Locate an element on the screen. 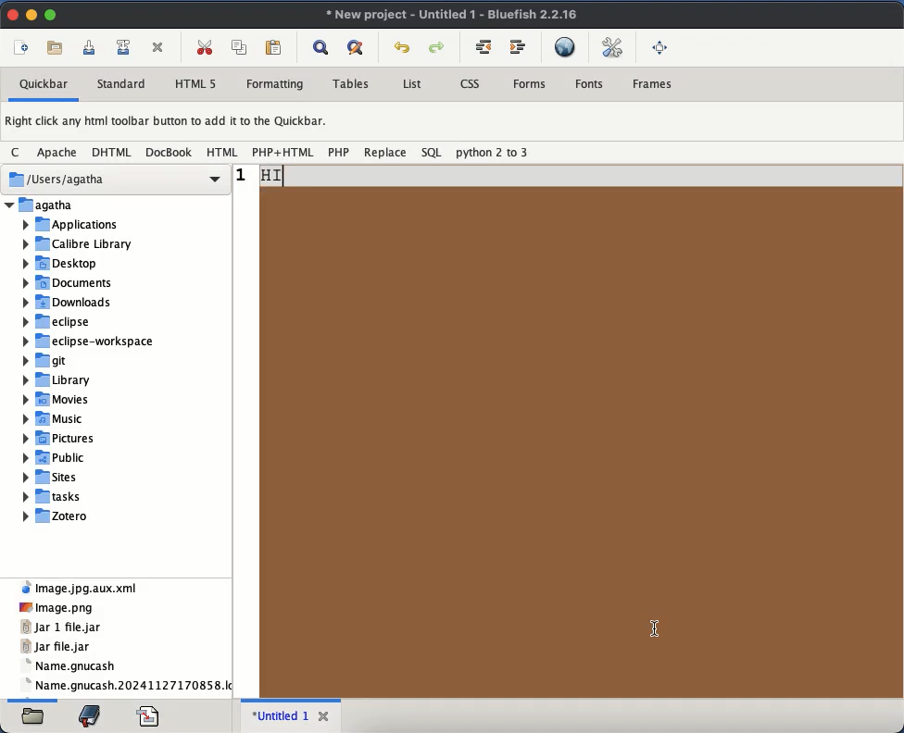 The width and height of the screenshot is (904, 733). sql is located at coordinates (433, 155).